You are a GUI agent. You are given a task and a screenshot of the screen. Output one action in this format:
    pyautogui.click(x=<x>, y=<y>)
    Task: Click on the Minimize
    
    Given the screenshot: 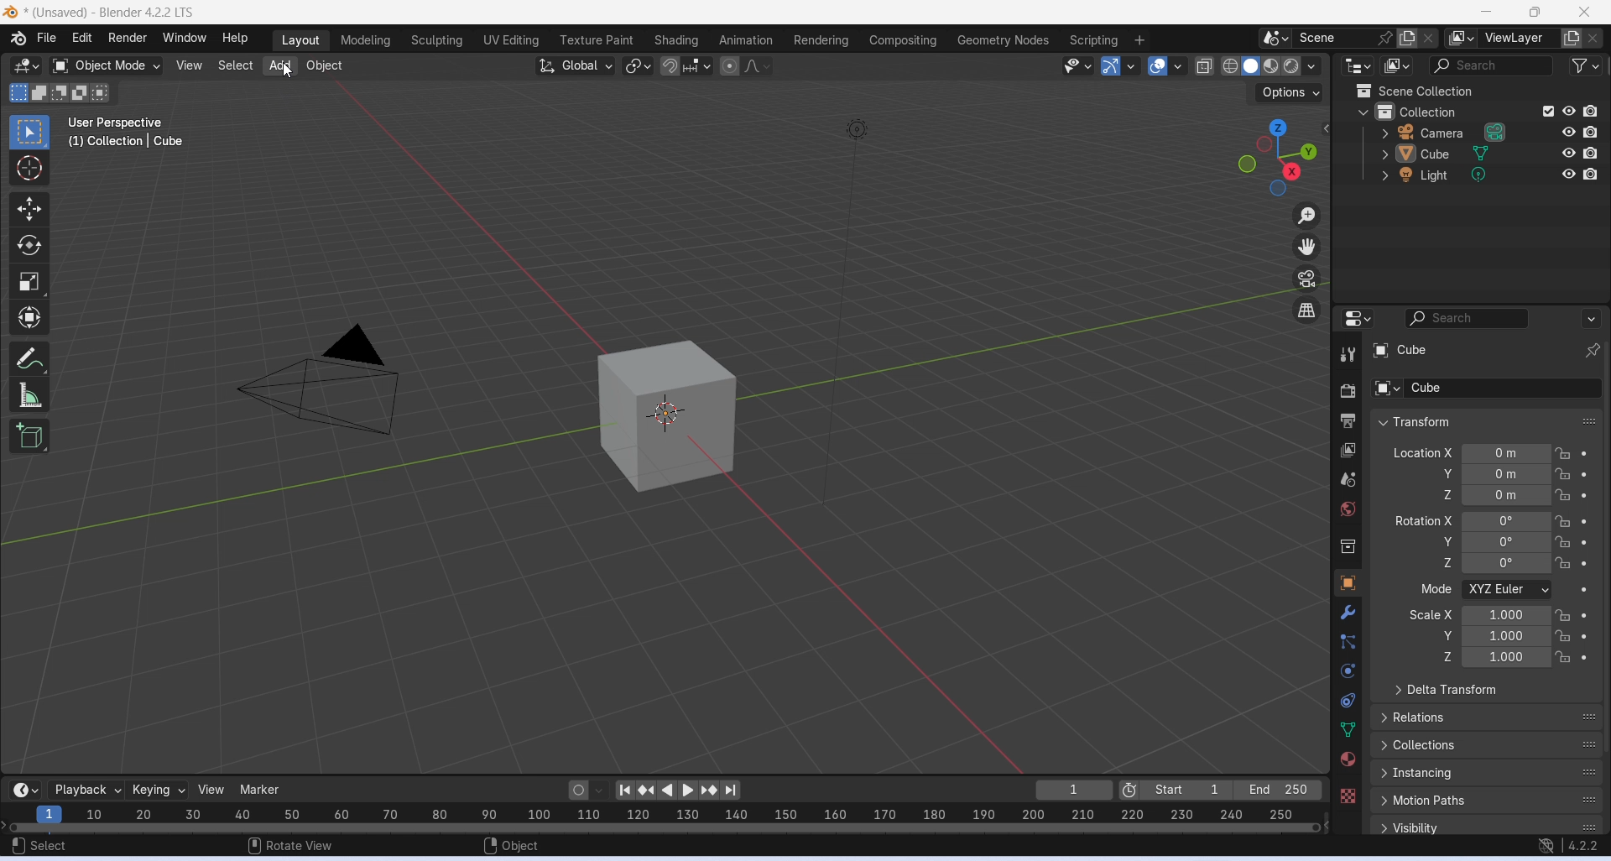 What is the action you would take?
    pyautogui.click(x=1483, y=13)
    